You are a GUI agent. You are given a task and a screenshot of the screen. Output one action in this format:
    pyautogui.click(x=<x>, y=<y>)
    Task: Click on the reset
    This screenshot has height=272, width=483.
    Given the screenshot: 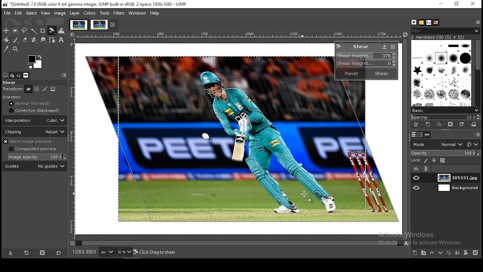 What is the action you would take?
    pyautogui.click(x=351, y=74)
    